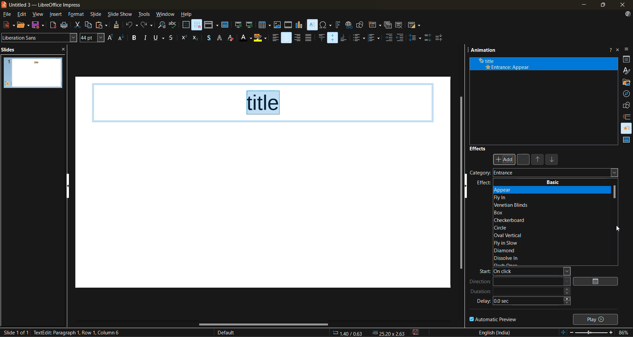 This screenshot has width=633, height=337. I want to click on redo, so click(146, 25).